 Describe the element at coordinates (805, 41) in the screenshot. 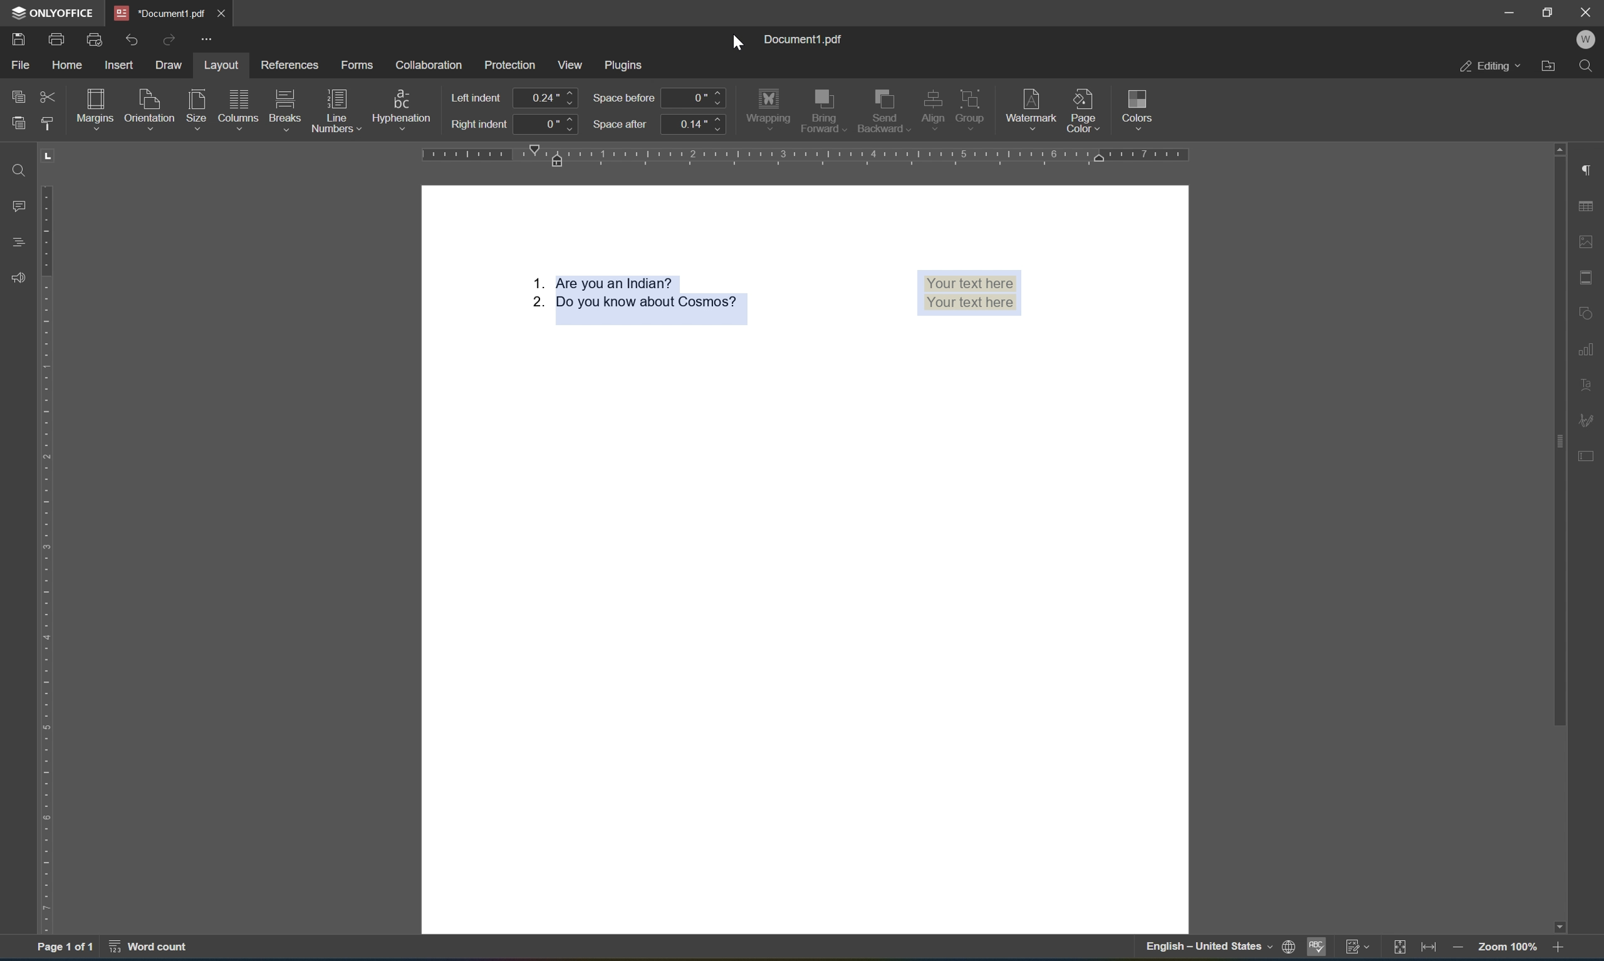

I see `document1.pdf` at that location.